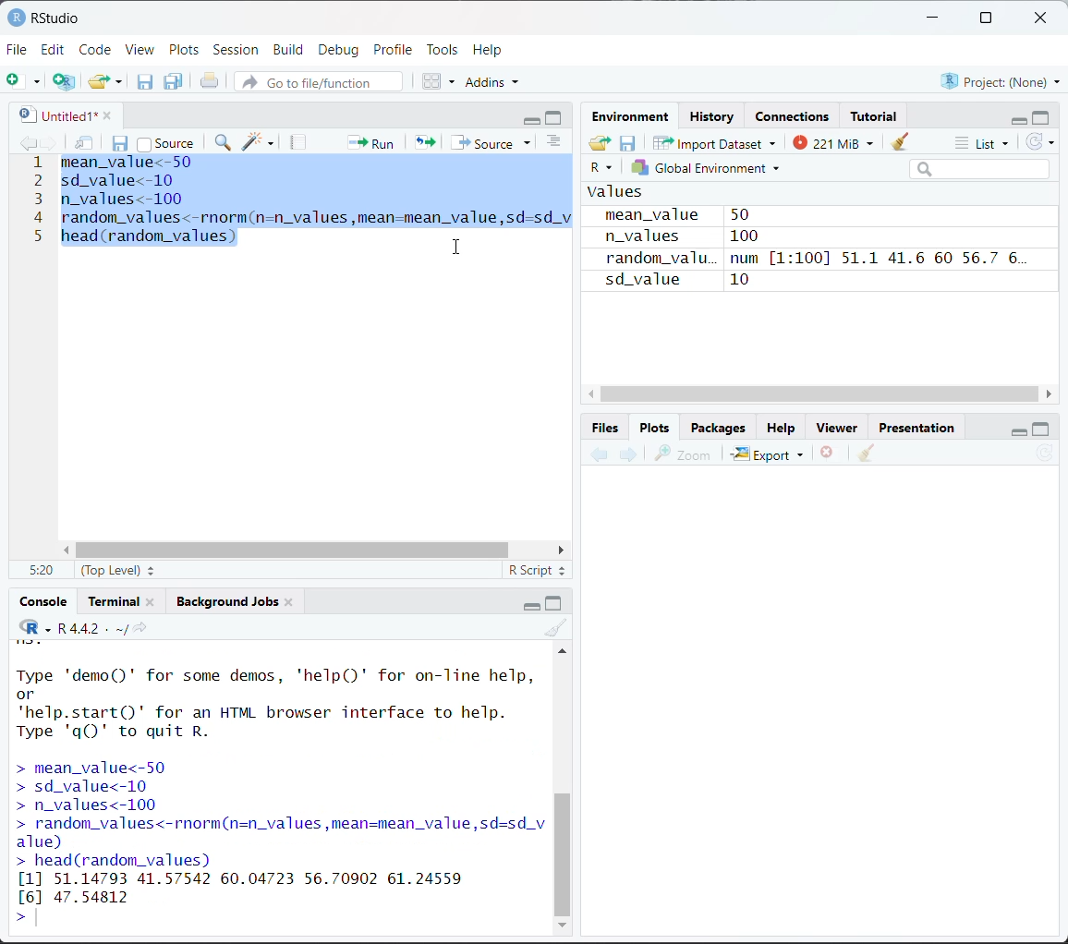 The width and height of the screenshot is (1068, 944). I want to click on View, so click(140, 51).